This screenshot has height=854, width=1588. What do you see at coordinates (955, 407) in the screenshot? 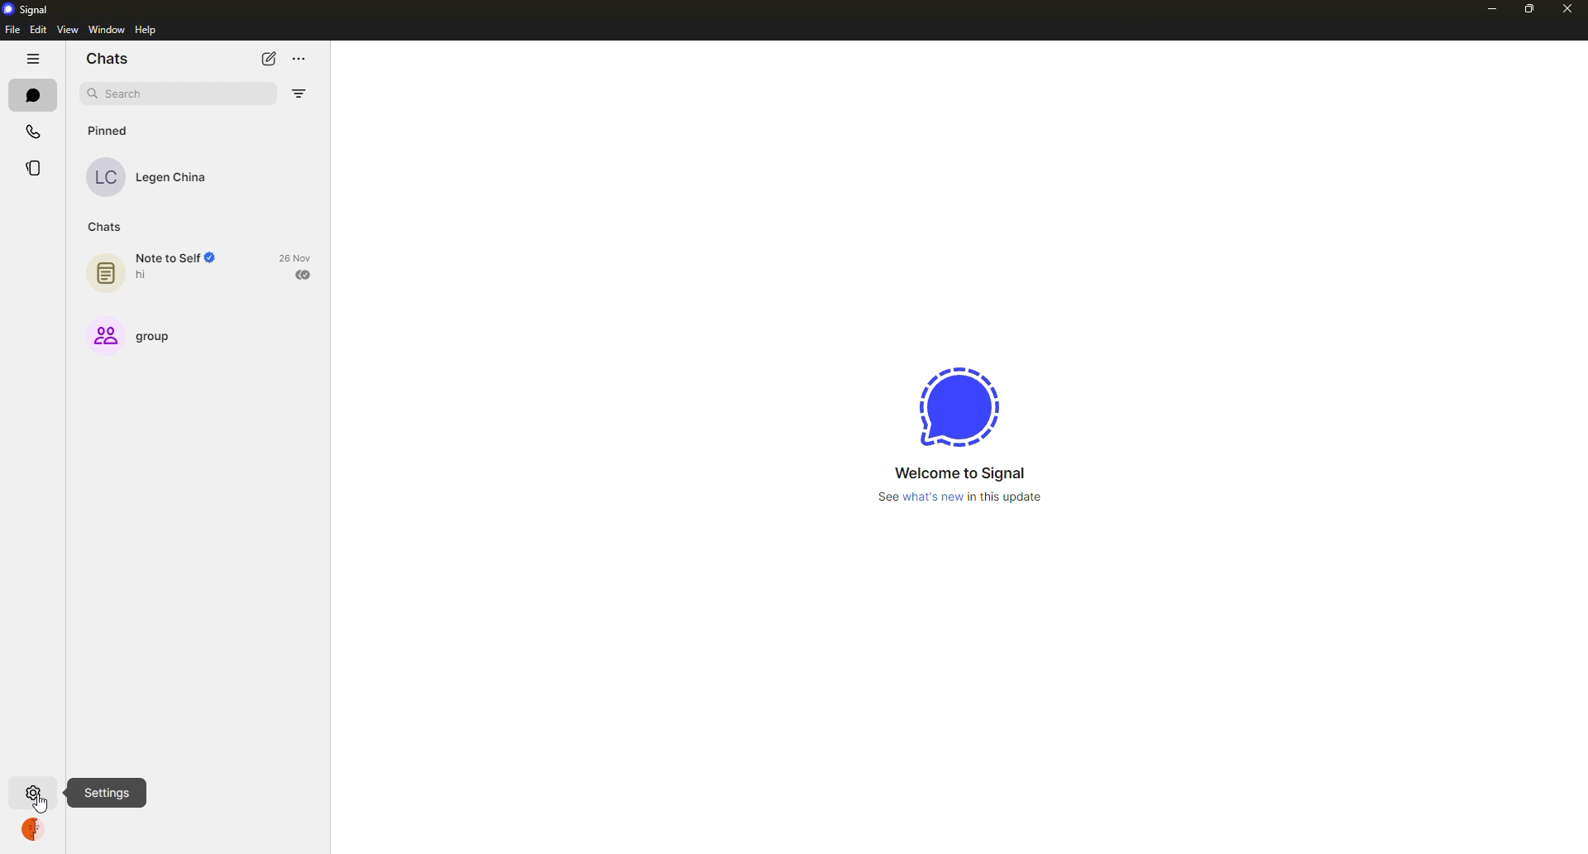
I see `signal` at bounding box center [955, 407].